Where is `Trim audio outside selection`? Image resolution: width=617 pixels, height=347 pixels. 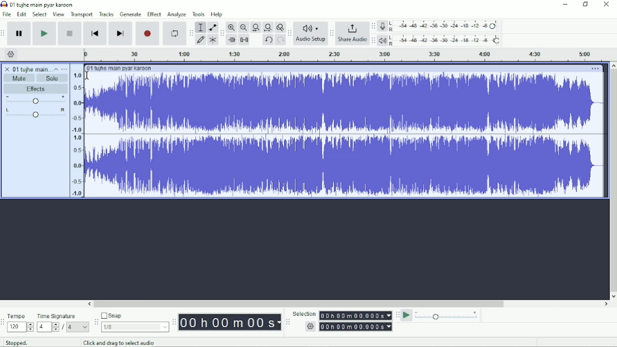 Trim audio outside selection is located at coordinates (233, 40).